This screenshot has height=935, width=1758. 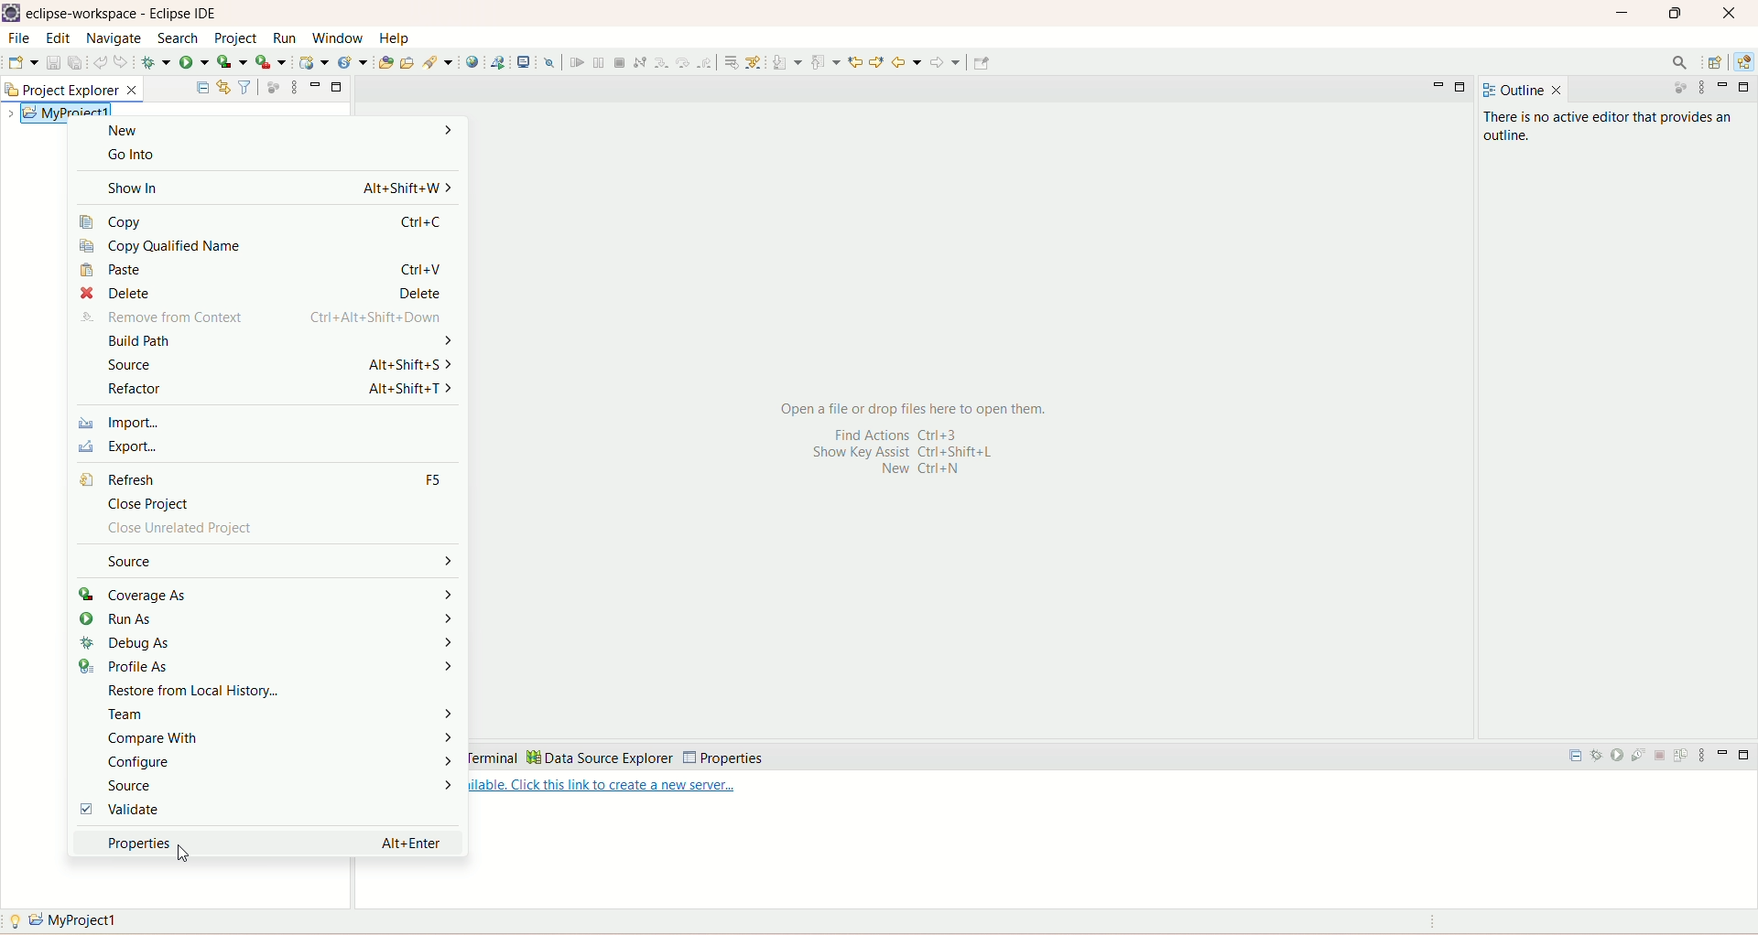 I want to click on redo, so click(x=122, y=61).